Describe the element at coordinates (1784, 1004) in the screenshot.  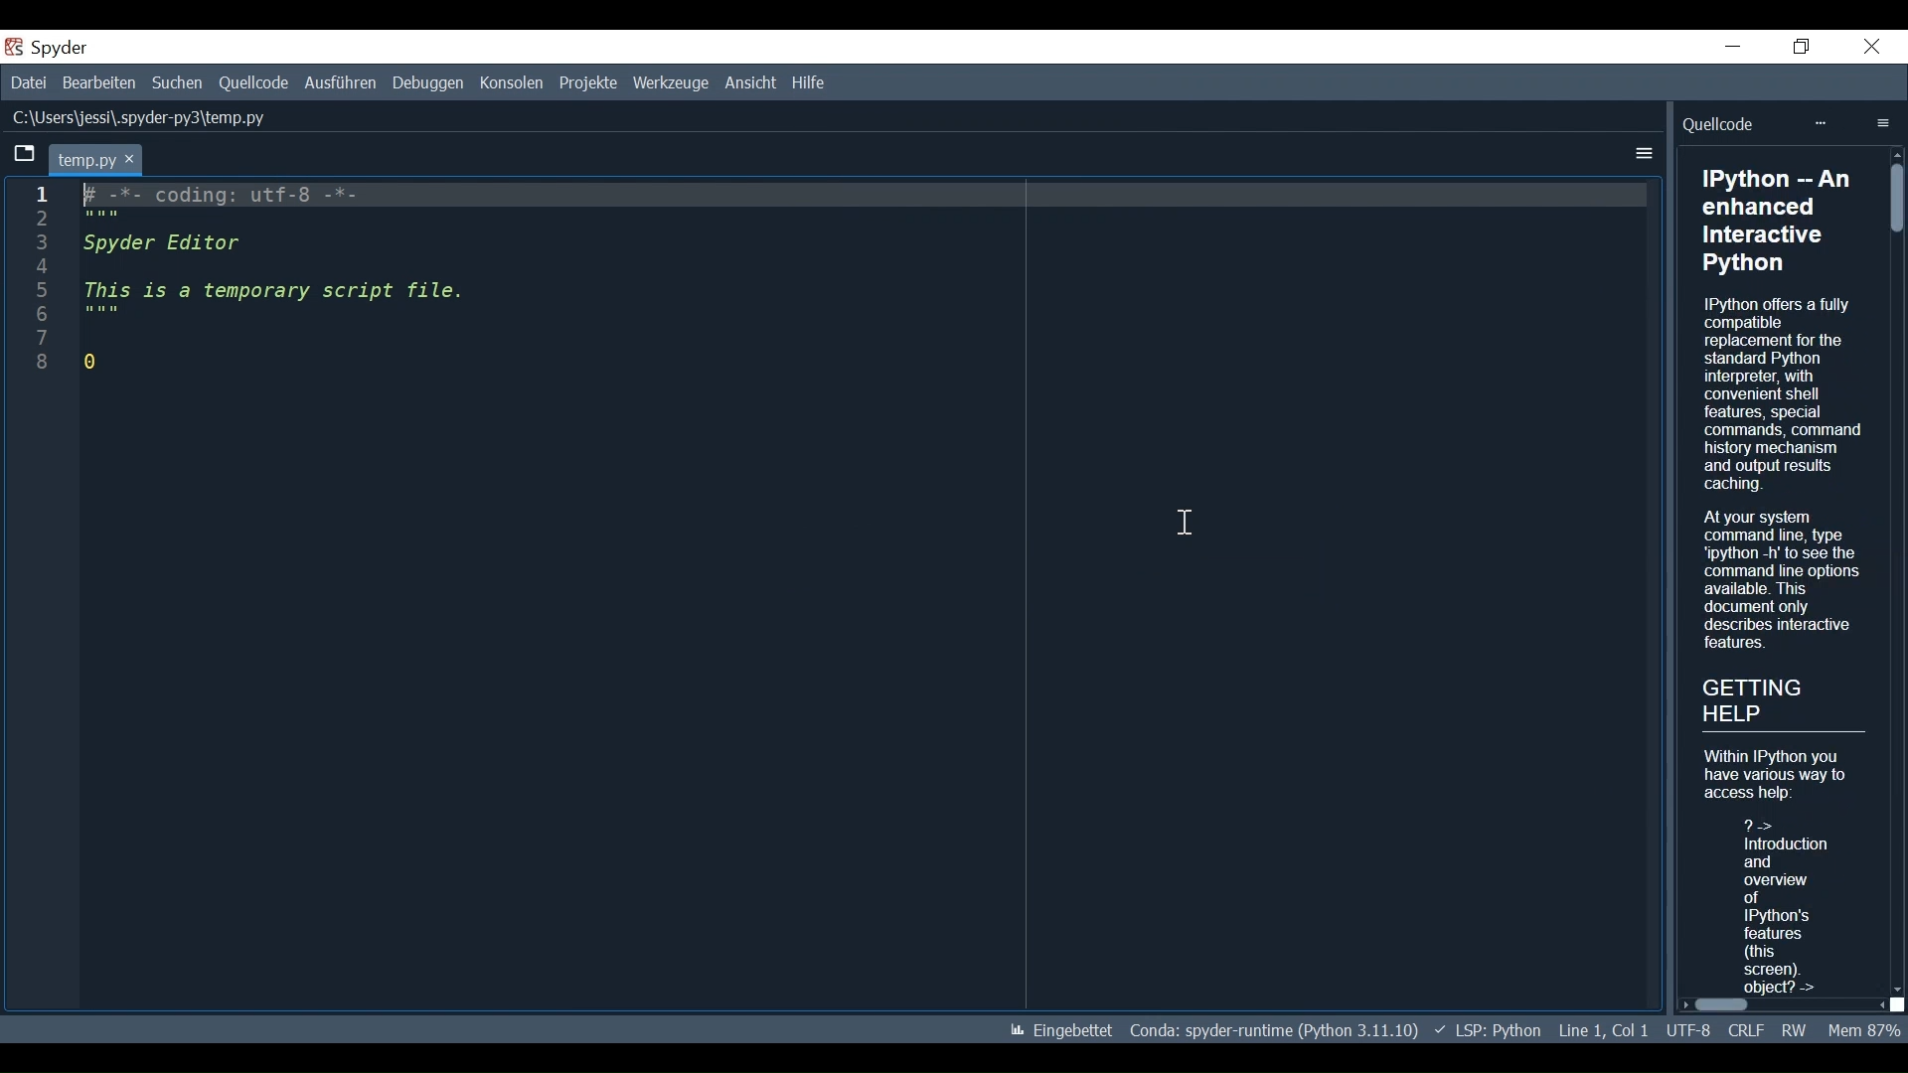
I see `Horizontal Scroll bar` at that location.